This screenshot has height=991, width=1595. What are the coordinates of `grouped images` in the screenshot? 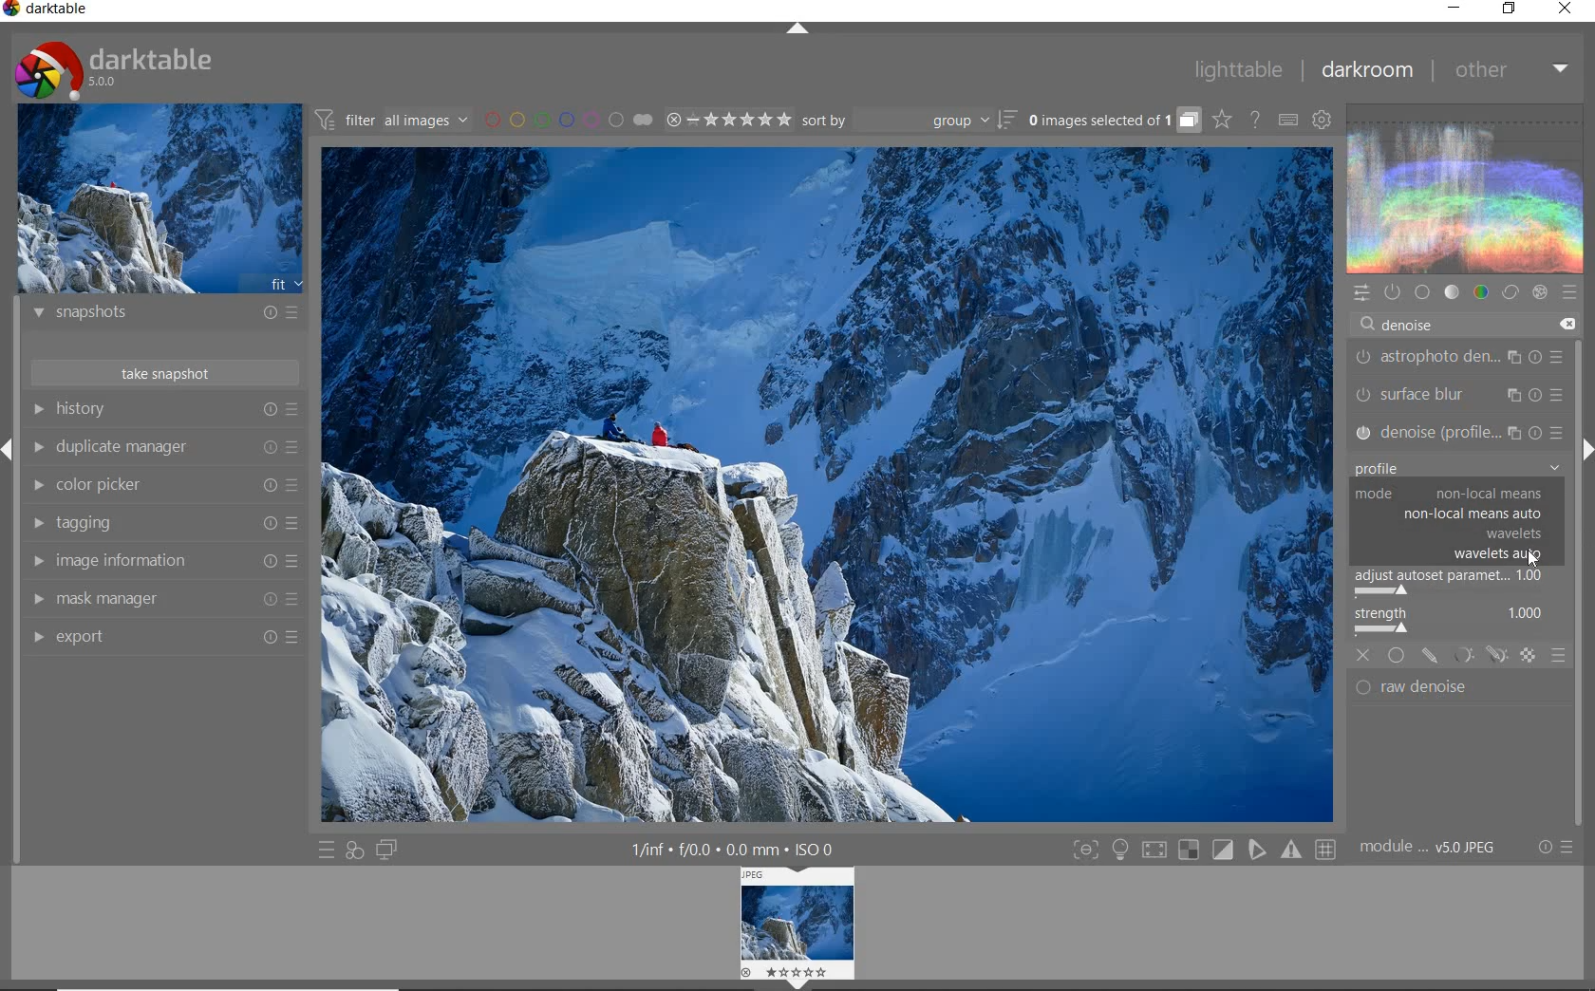 It's located at (1114, 120).